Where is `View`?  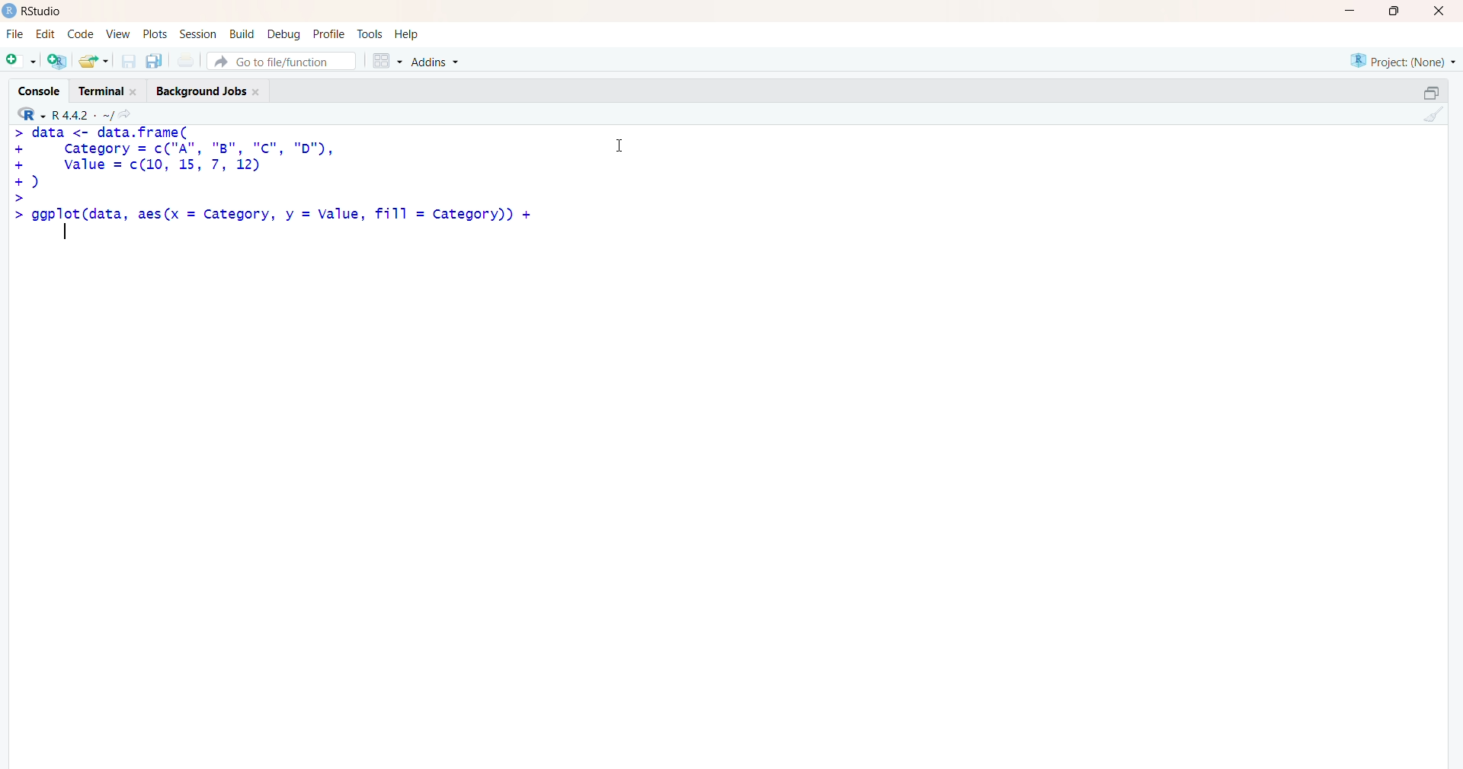 View is located at coordinates (119, 34).